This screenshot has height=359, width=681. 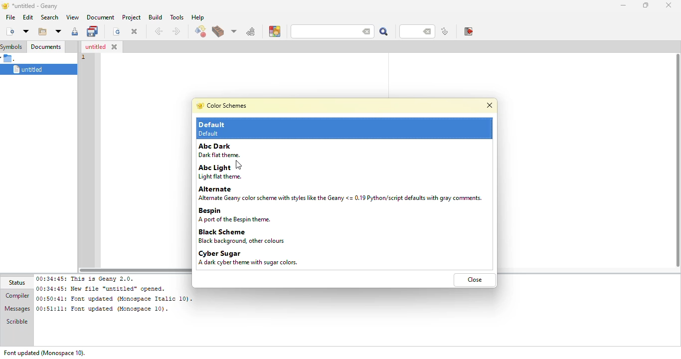 What do you see at coordinates (115, 31) in the screenshot?
I see `reload` at bounding box center [115, 31].